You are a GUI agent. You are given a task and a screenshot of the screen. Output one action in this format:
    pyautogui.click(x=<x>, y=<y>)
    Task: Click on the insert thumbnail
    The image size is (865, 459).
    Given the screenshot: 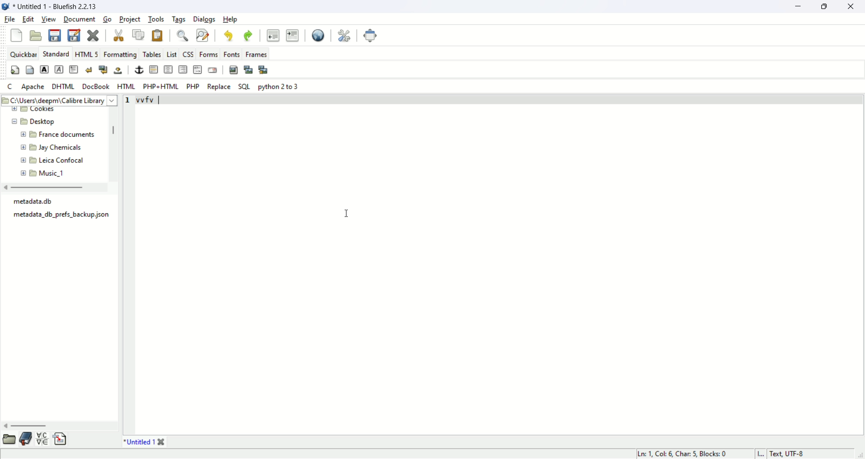 What is the action you would take?
    pyautogui.click(x=249, y=70)
    